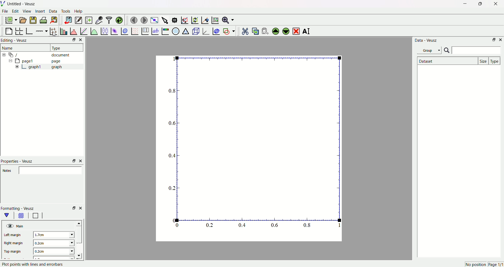 This screenshot has height=267, width=504. What do you see at coordinates (245, 150) in the screenshot?
I see `page` at bounding box center [245, 150].